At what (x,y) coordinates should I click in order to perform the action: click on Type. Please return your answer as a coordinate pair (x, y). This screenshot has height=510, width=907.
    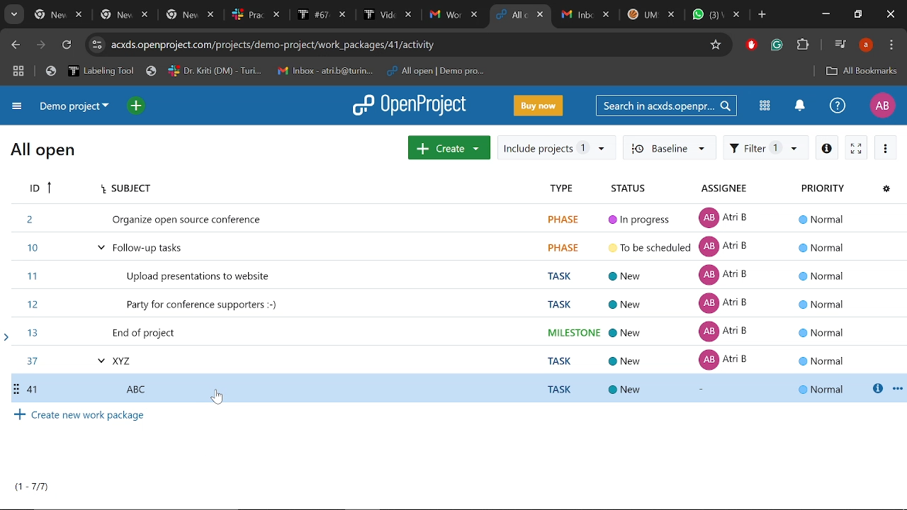
    Looking at the image, I should click on (568, 188).